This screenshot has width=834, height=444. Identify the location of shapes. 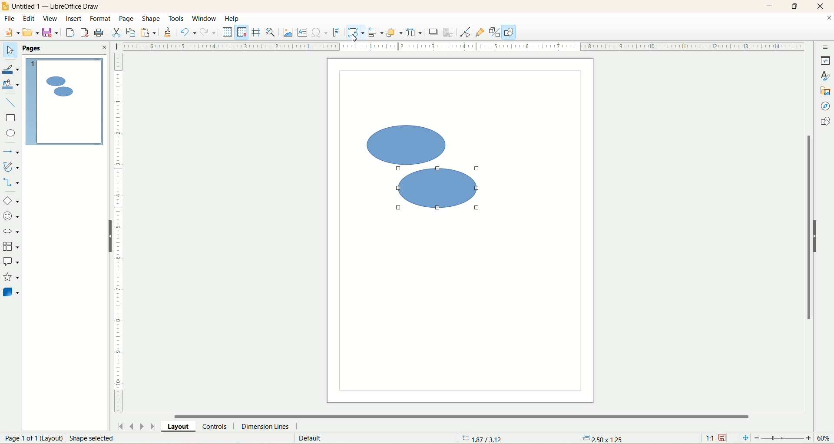
(824, 121).